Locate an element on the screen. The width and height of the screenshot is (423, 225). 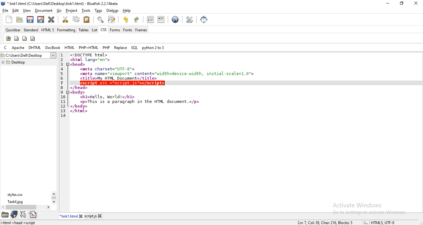
9 is located at coordinates (62, 92).